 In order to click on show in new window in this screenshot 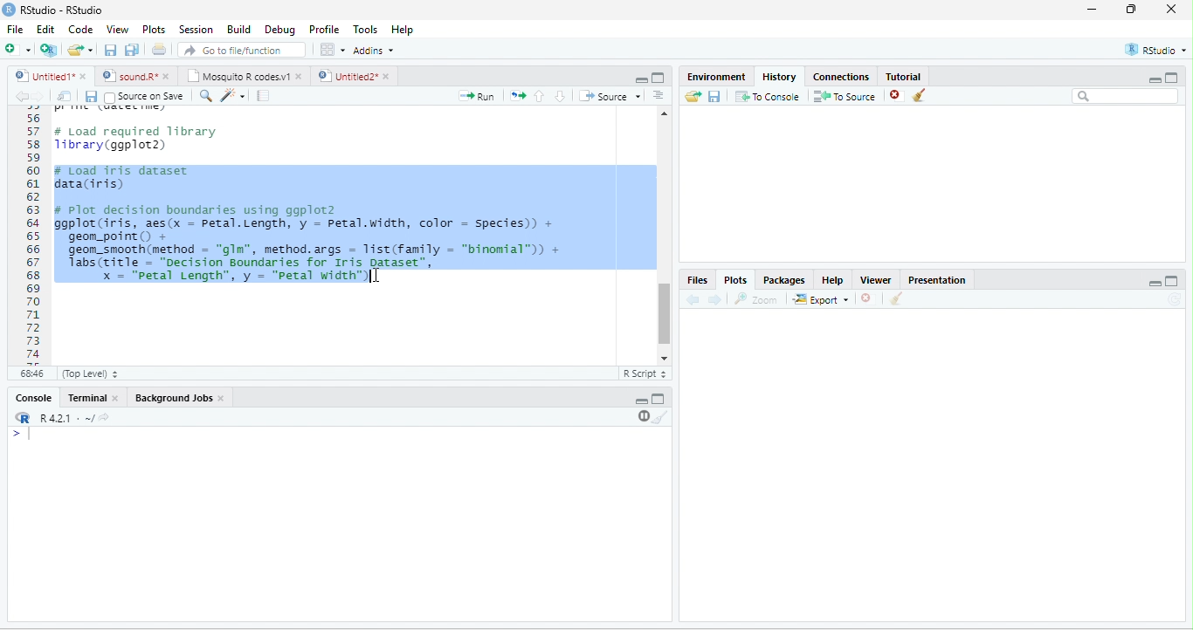, I will do `click(66, 96)`.